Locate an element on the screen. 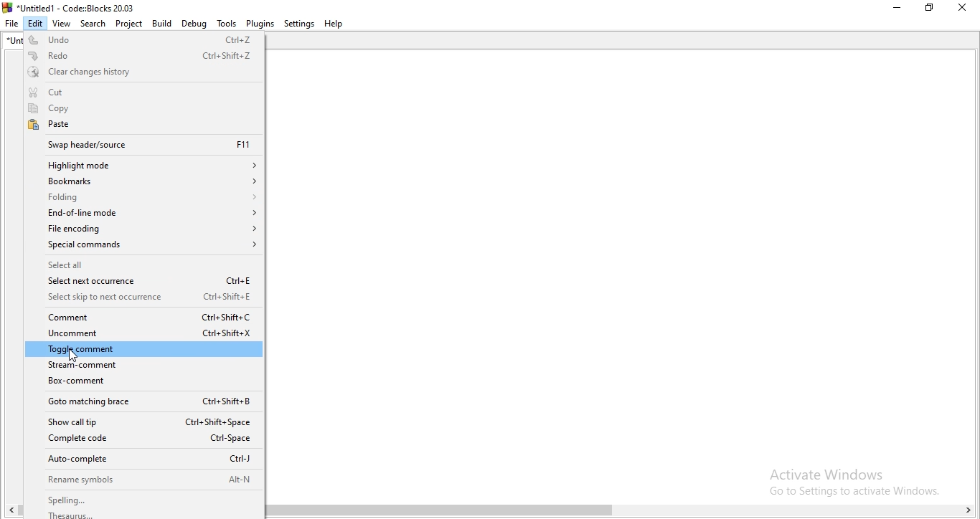 The width and height of the screenshot is (980, 519). Special commands is located at coordinates (141, 244).